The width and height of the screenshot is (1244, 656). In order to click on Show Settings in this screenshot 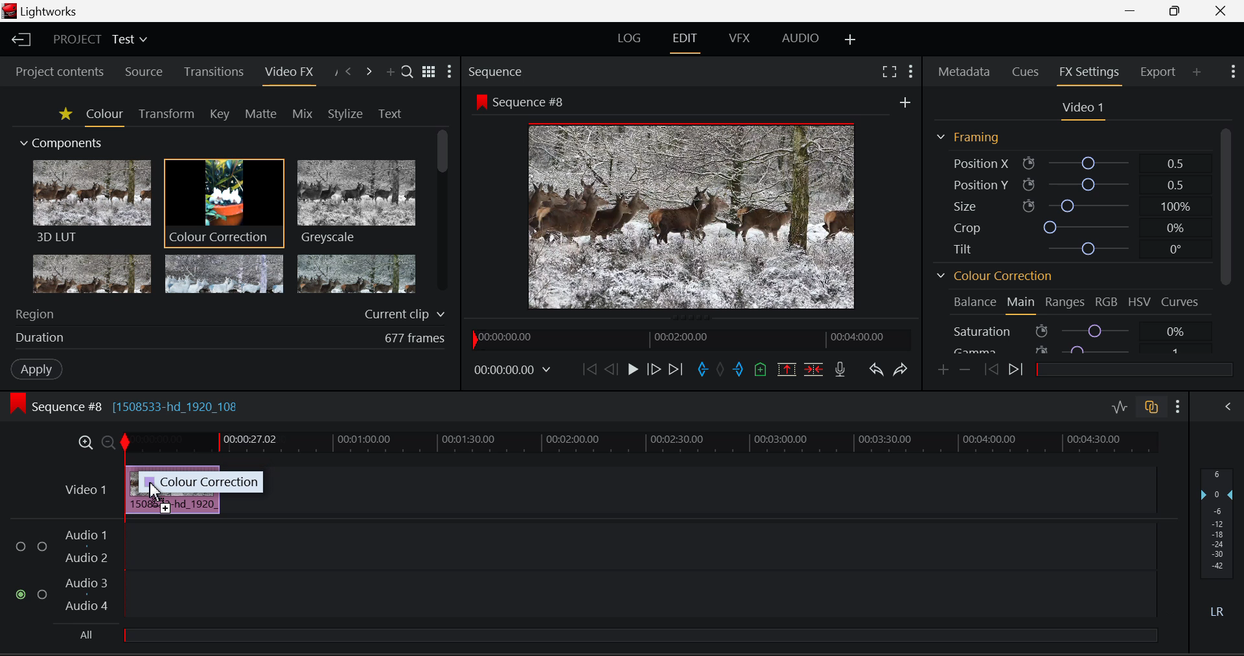, I will do `click(450, 71)`.